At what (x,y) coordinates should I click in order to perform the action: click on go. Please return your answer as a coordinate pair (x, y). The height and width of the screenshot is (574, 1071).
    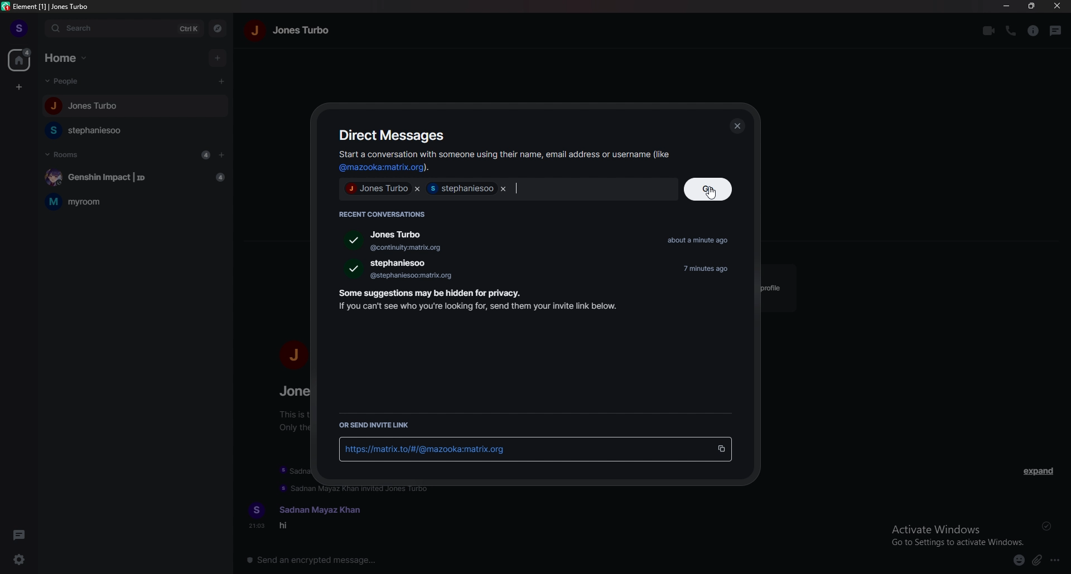
    Looking at the image, I should click on (711, 190).